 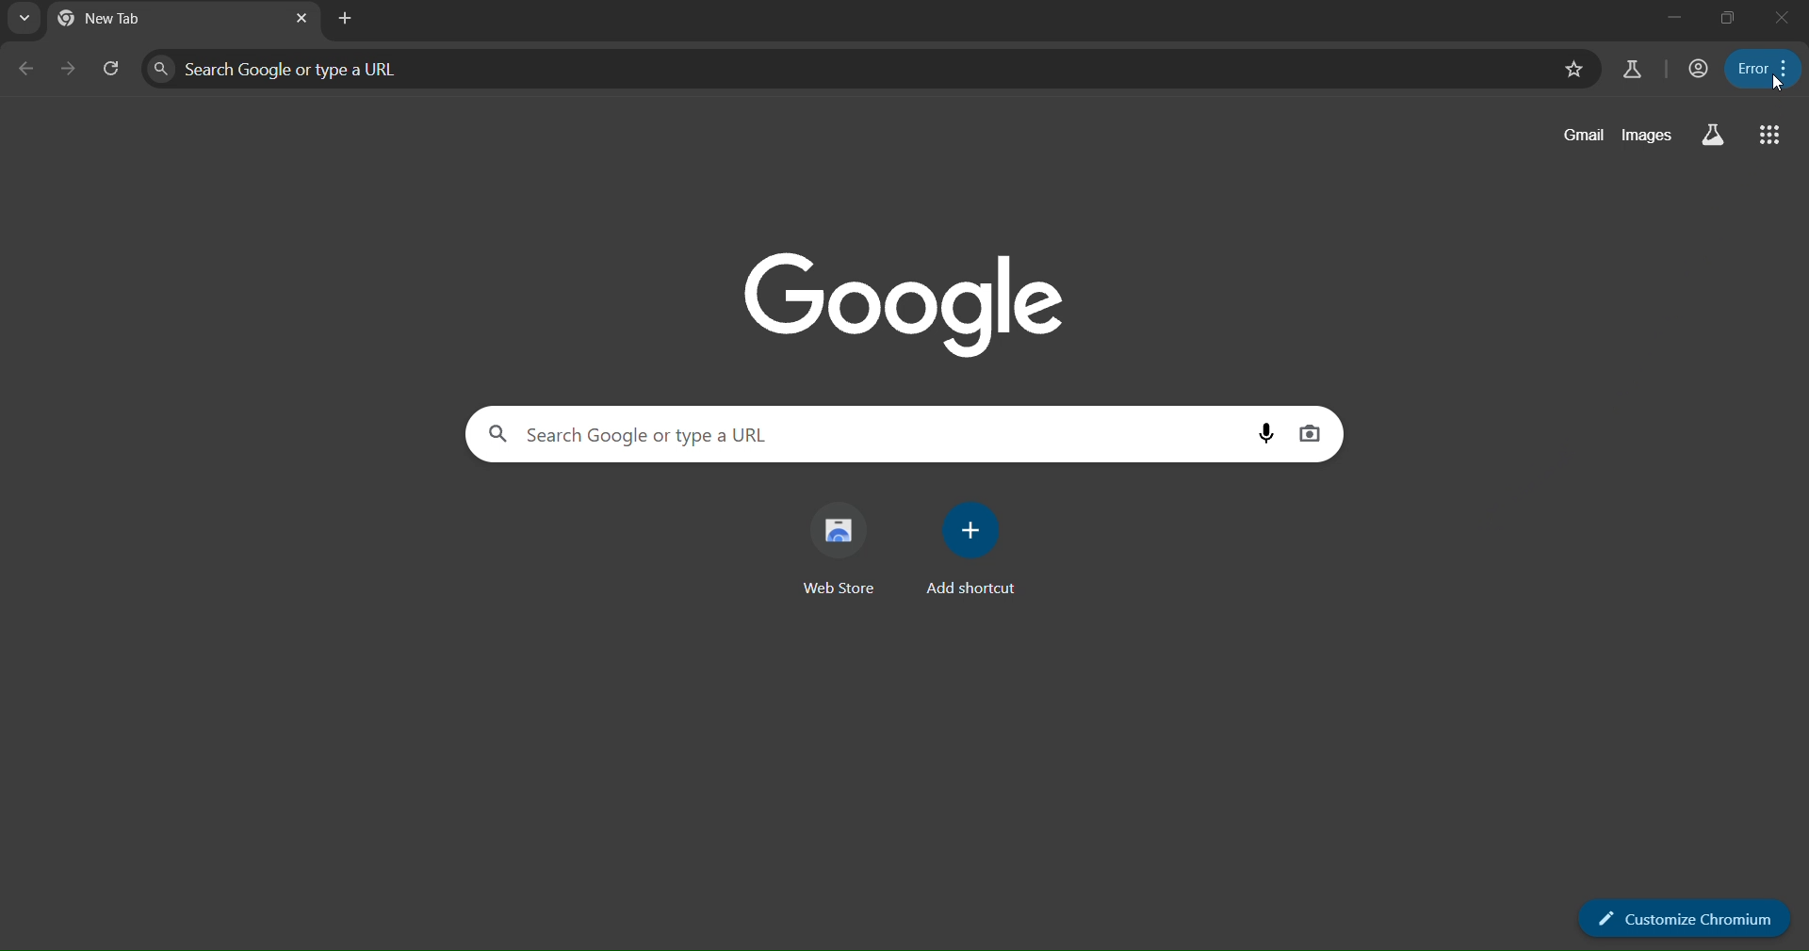 I want to click on go back one page, so click(x=26, y=70).